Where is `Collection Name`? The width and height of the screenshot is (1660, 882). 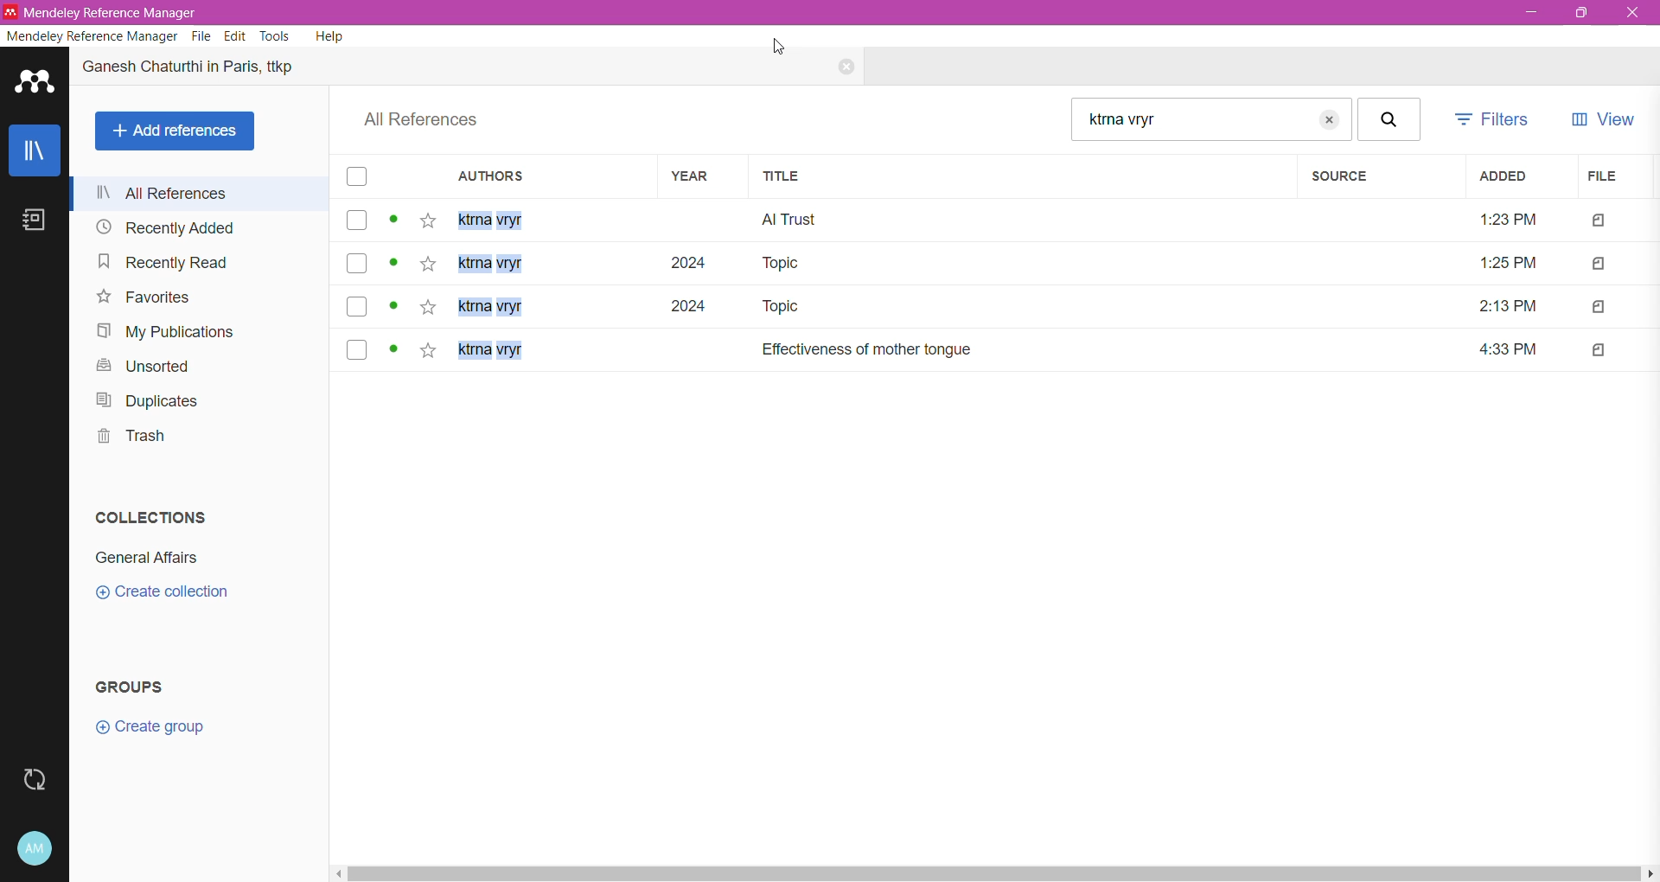 Collection Name is located at coordinates (146, 559).